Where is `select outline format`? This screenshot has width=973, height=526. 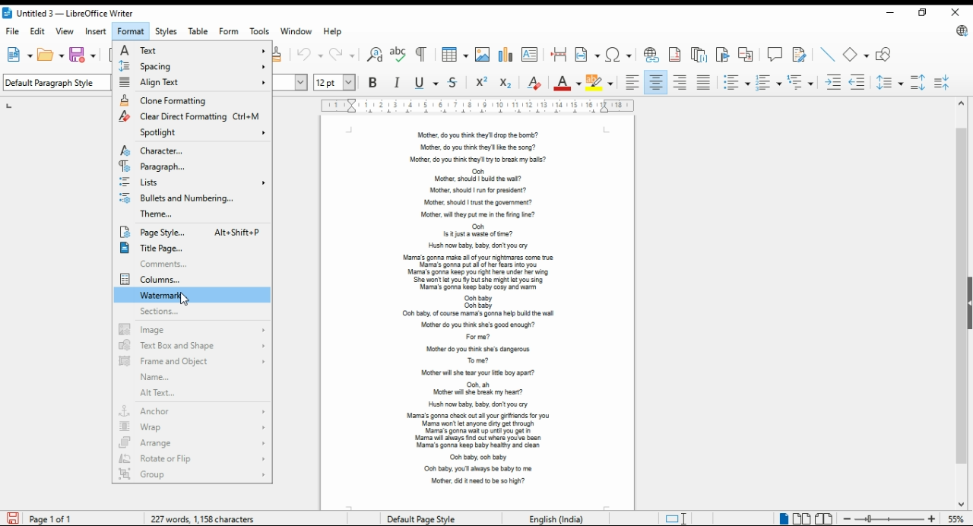 select outline format is located at coordinates (800, 81).